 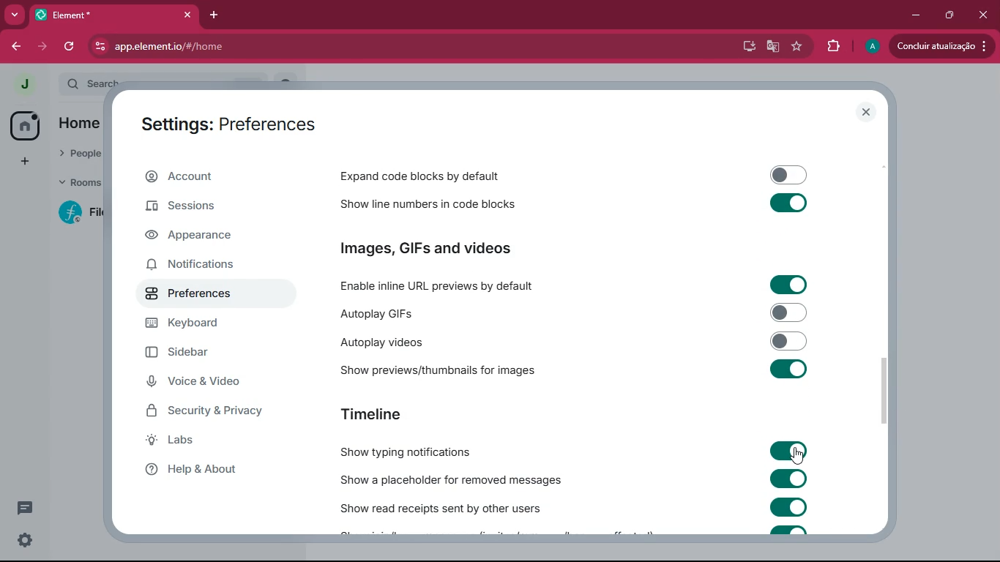 What do you see at coordinates (915, 16) in the screenshot?
I see `minimize` at bounding box center [915, 16].